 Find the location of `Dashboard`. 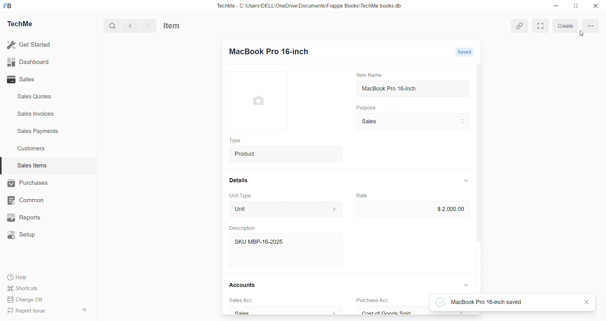

Dashboard is located at coordinates (28, 61).